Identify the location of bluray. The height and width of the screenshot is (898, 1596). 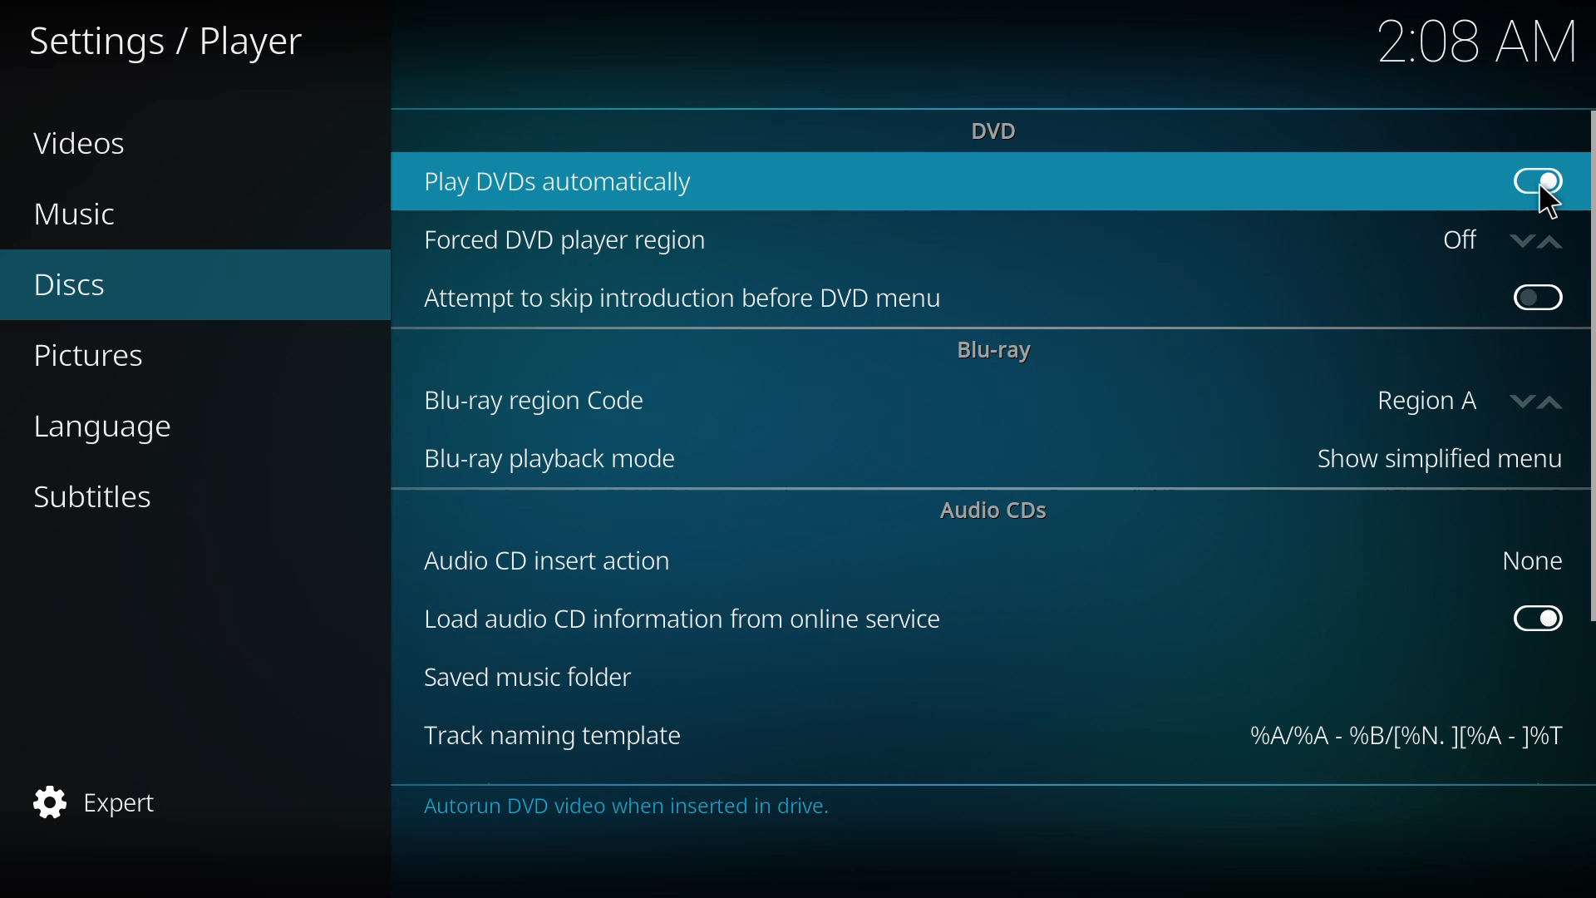
(995, 351).